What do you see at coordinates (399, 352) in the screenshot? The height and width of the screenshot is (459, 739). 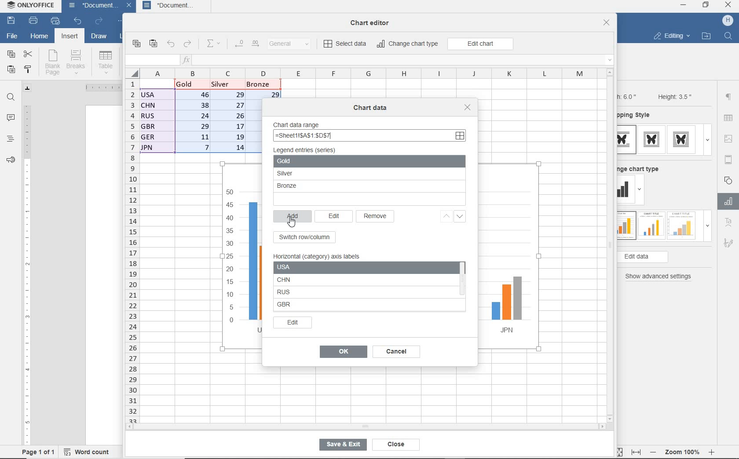 I see `cancel` at bounding box center [399, 352].